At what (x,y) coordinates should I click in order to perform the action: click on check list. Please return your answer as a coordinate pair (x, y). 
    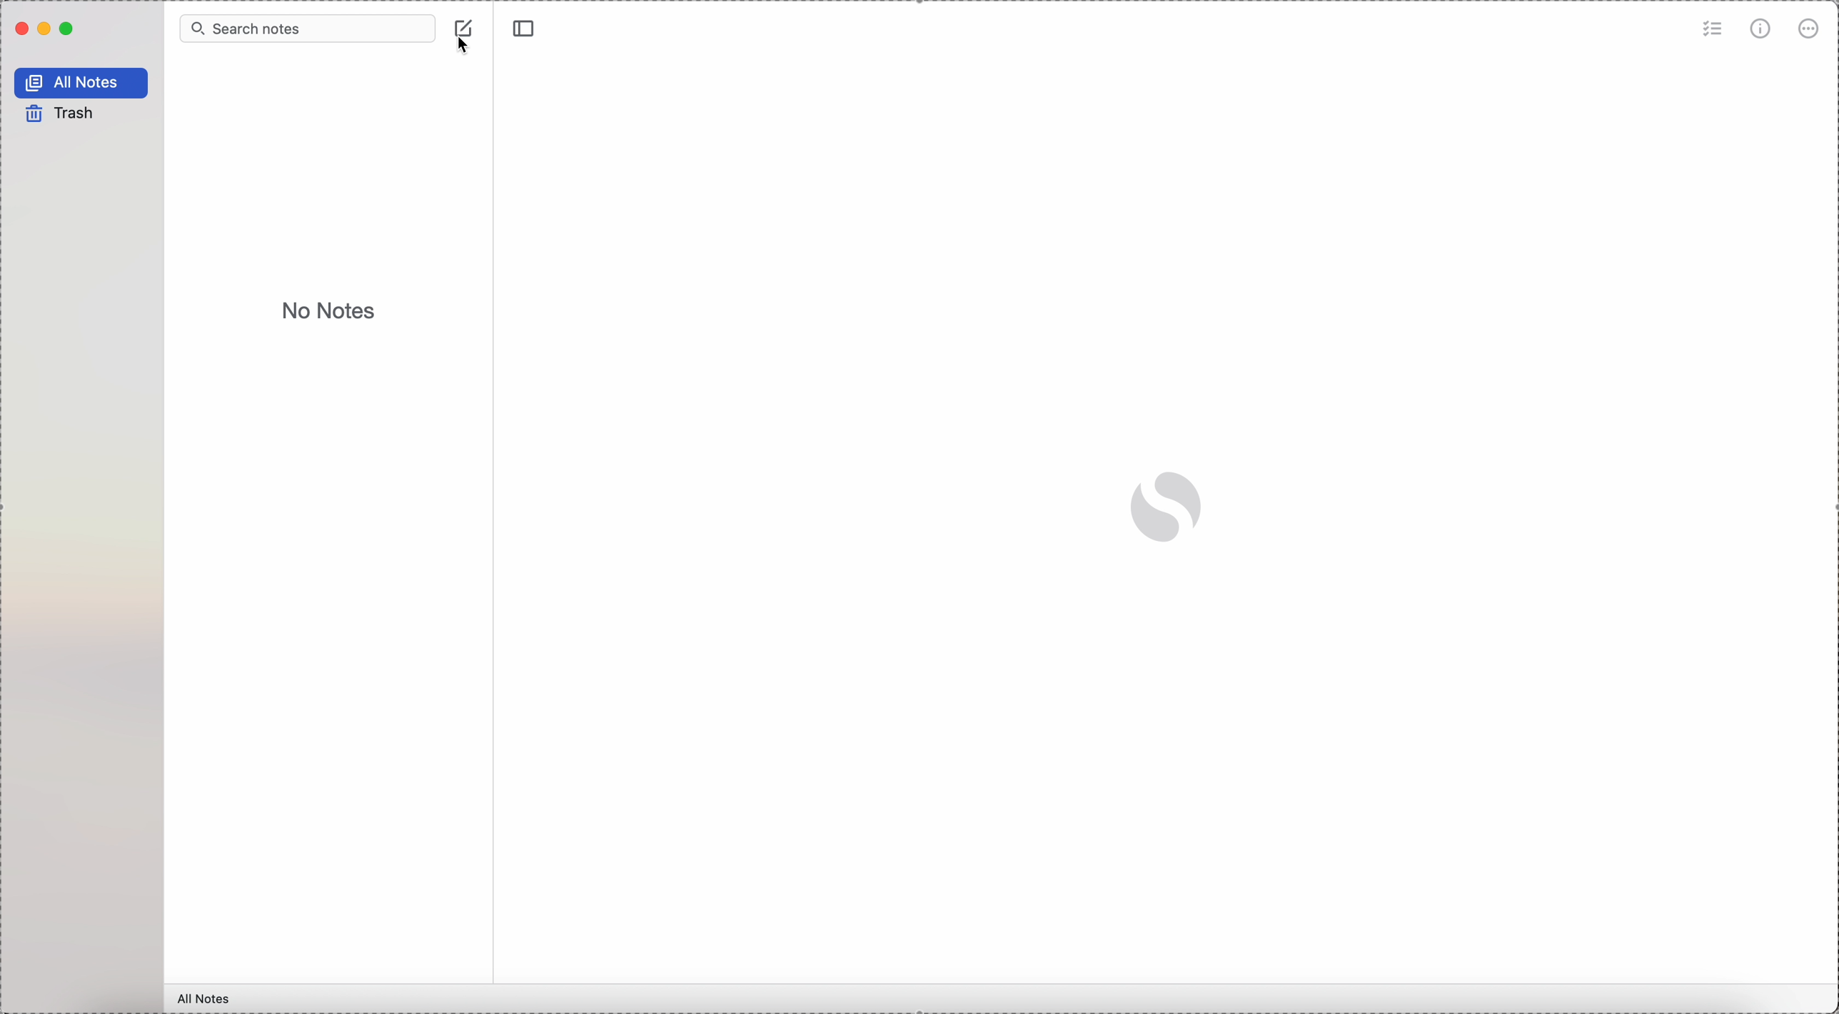
    Looking at the image, I should click on (1710, 32).